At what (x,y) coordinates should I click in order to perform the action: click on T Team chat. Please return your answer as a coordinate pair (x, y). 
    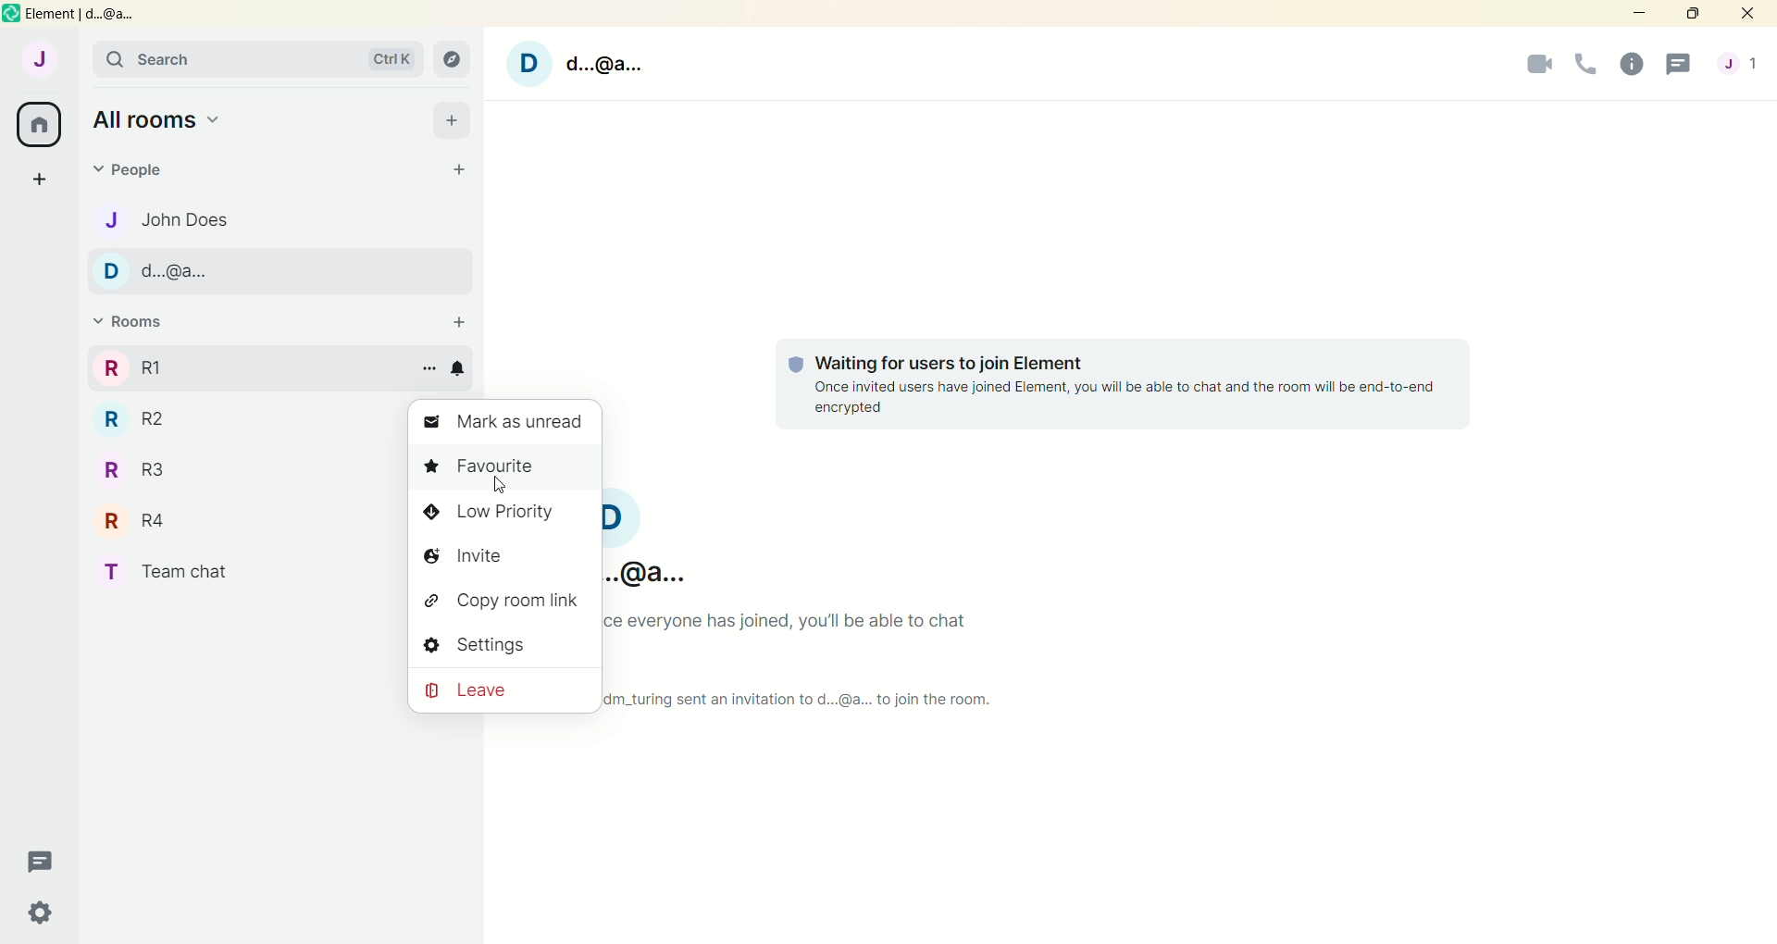
    Looking at the image, I should click on (157, 569).